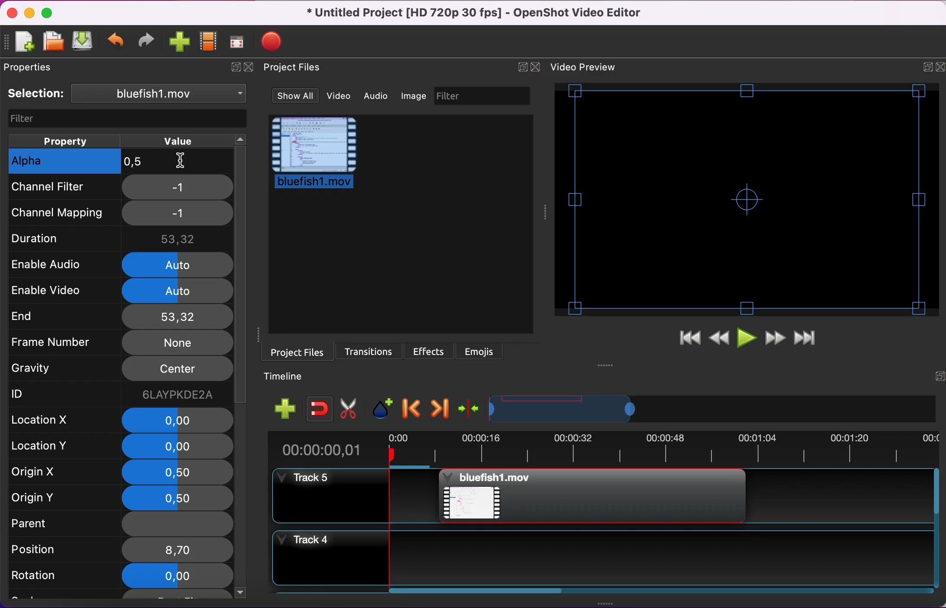 The height and width of the screenshot is (608, 946). What do you see at coordinates (380, 97) in the screenshot?
I see `audio` at bounding box center [380, 97].